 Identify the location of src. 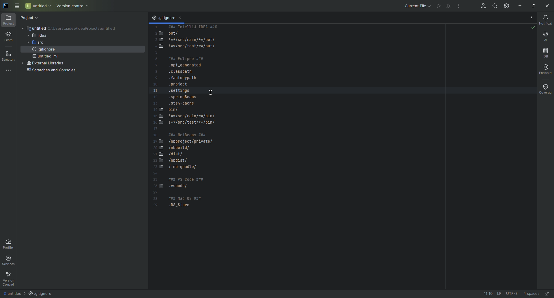
(40, 43).